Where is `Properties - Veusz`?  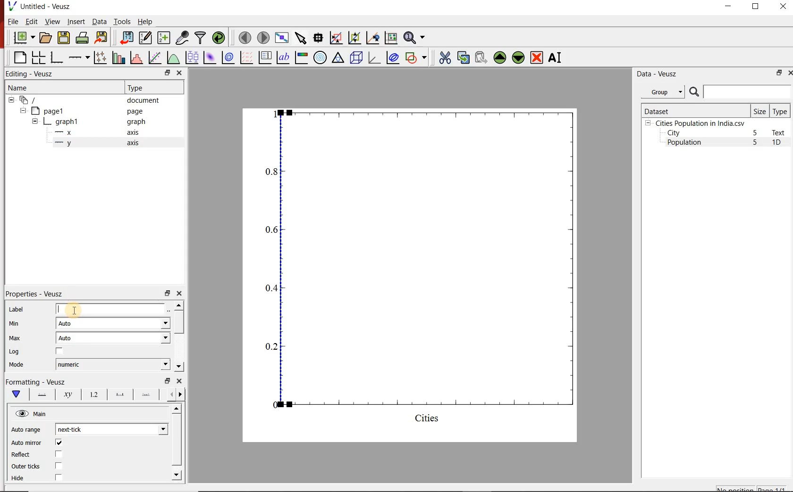
Properties - Veusz is located at coordinates (34, 294).